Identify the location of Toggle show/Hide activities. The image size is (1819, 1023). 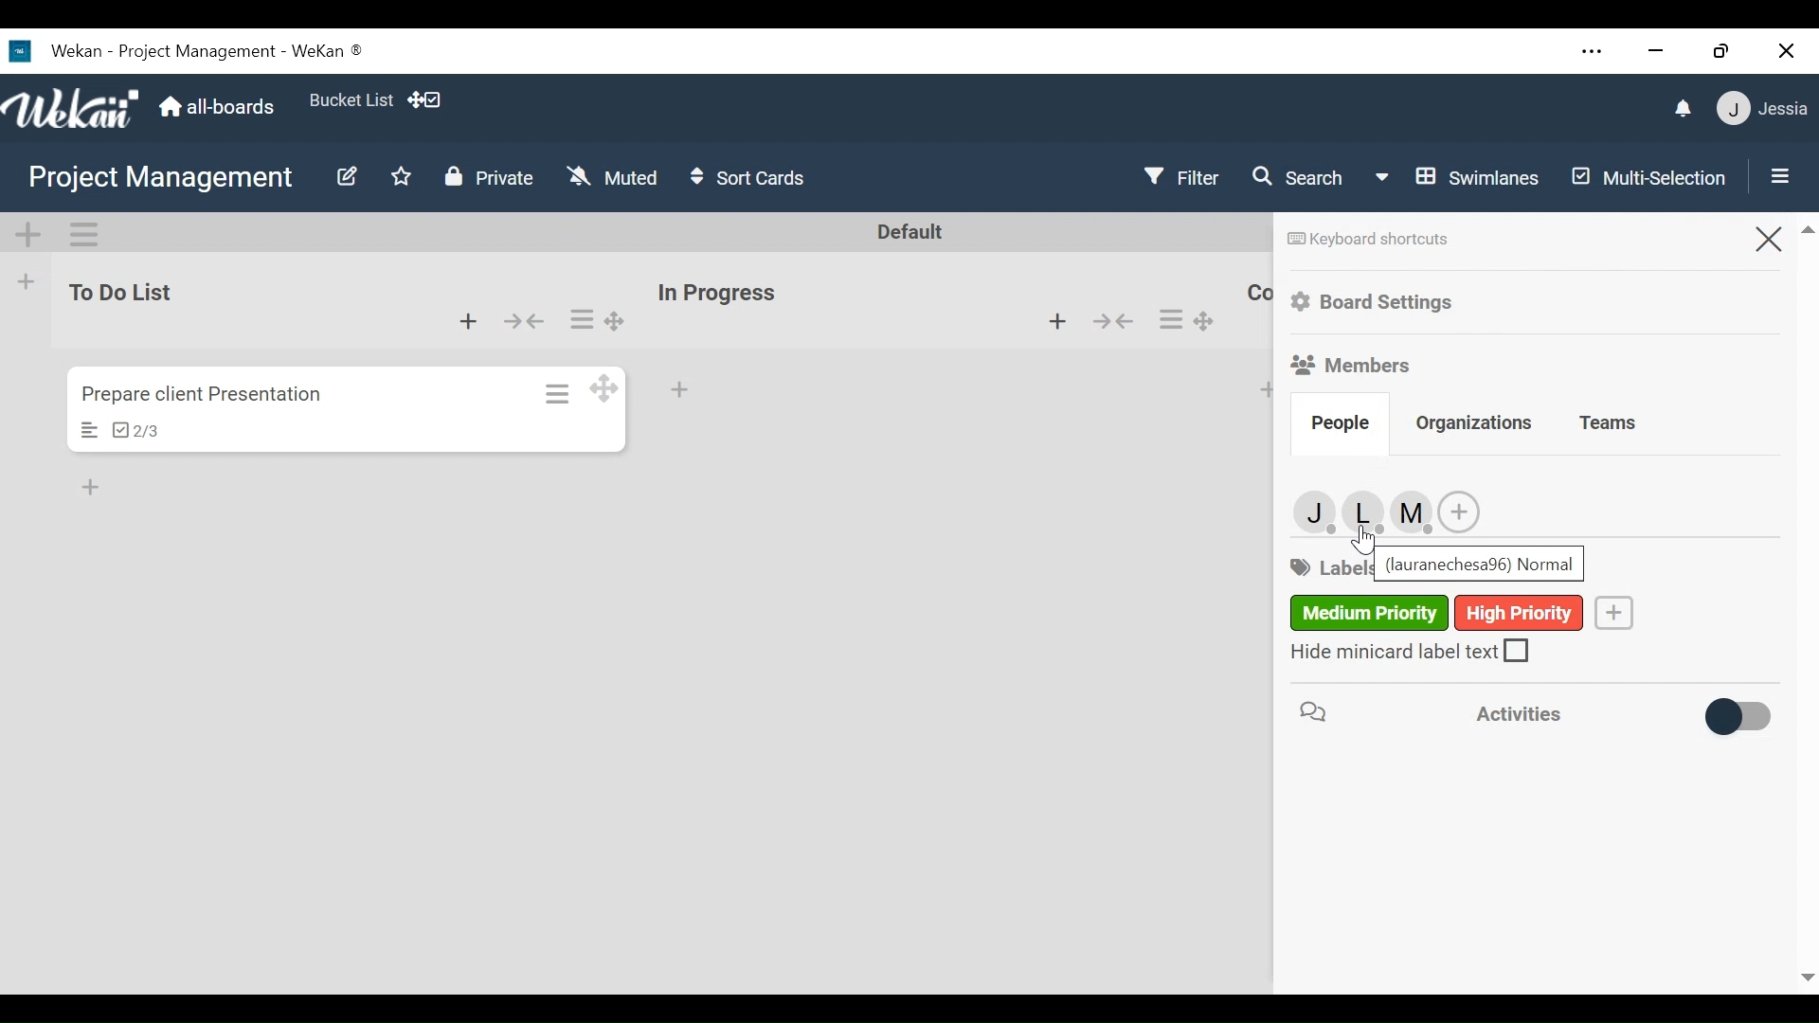
(1732, 719).